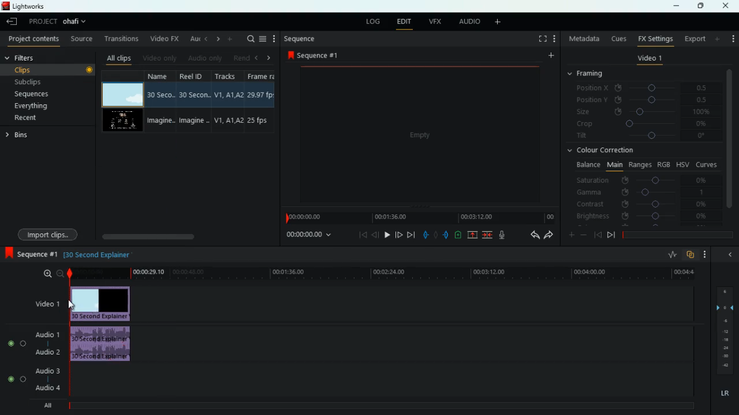 This screenshot has width=739, height=415. What do you see at coordinates (47, 352) in the screenshot?
I see `audio 2` at bounding box center [47, 352].